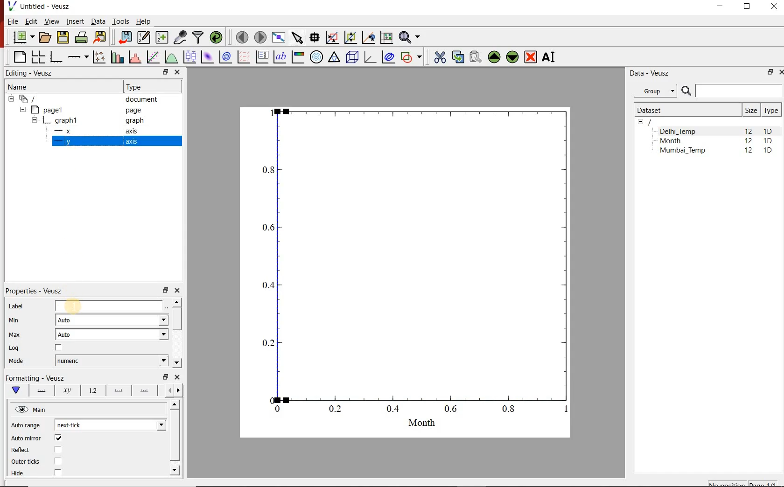 This screenshot has height=487, width=784. I want to click on Month, so click(677, 141).